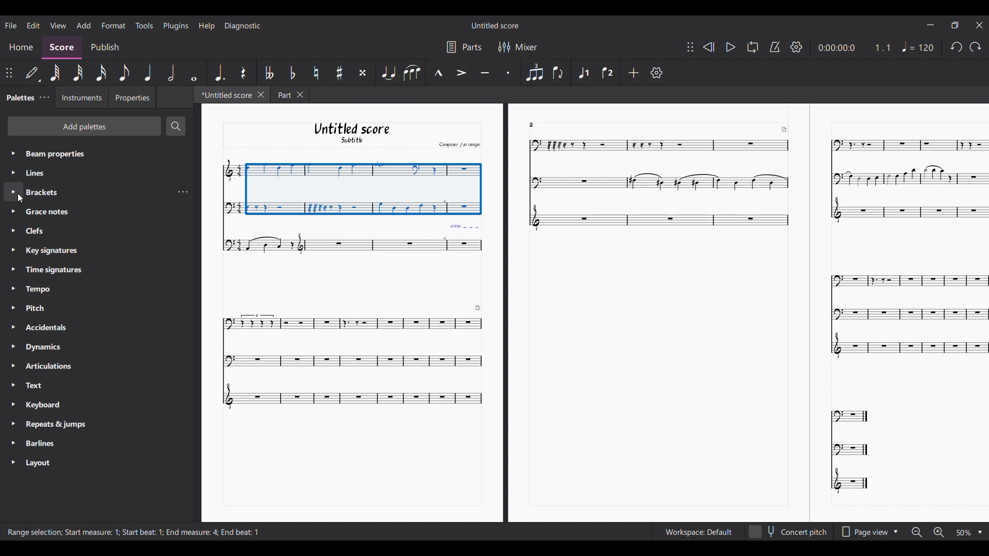  Describe the element at coordinates (355, 246) in the screenshot. I see `` at that location.